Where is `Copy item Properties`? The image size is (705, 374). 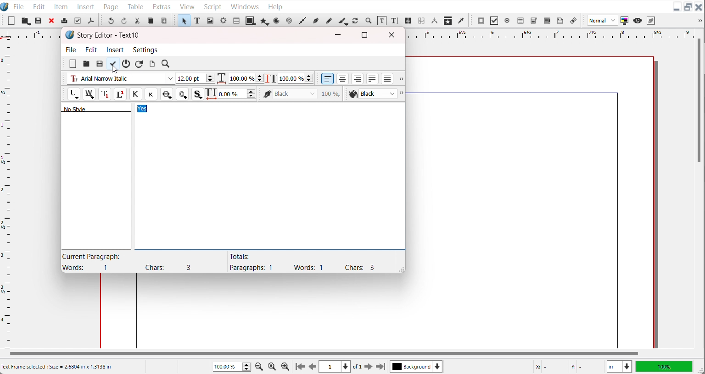 Copy item Properties is located at coordinates (448, 20).